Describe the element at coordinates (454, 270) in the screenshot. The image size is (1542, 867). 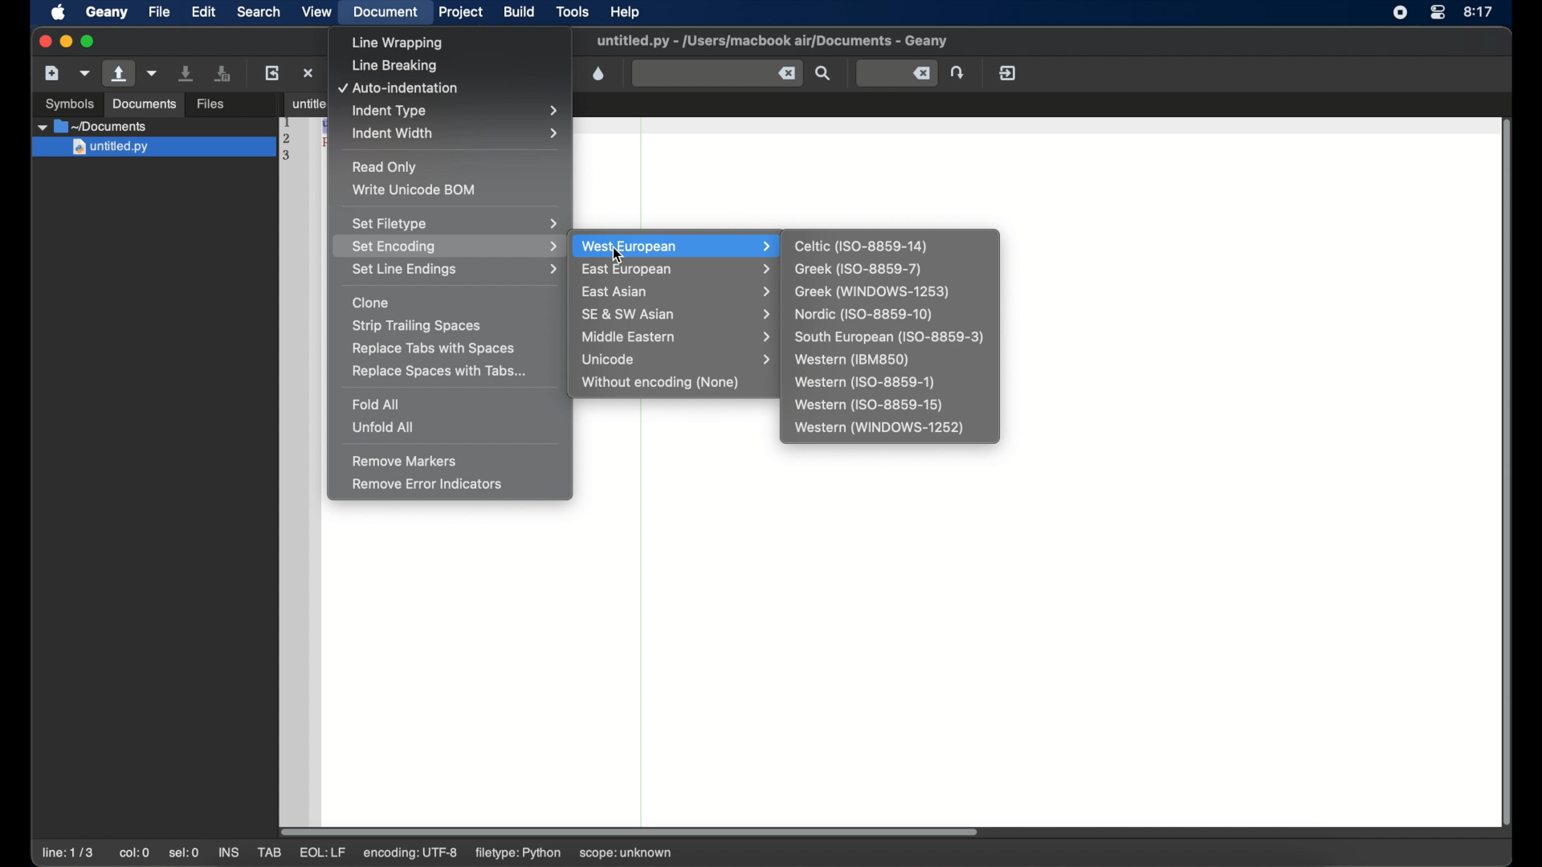
I see `set line endings menu` at that location.